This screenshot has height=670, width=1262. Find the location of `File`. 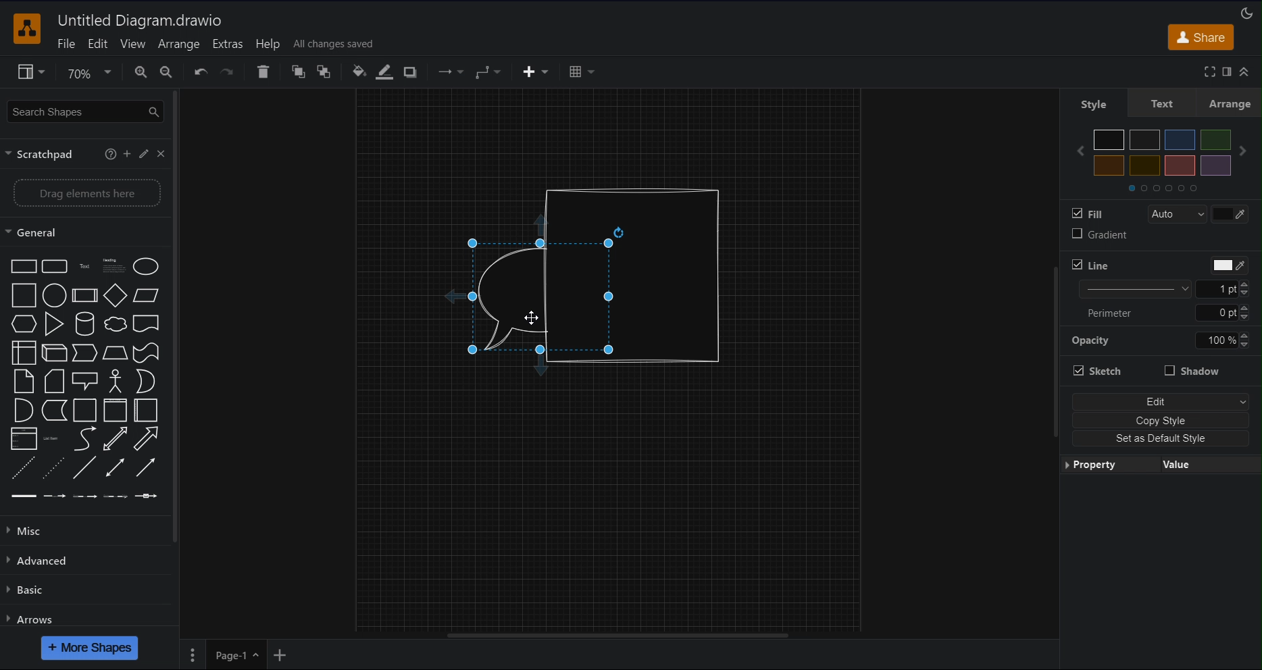

File is located at coordinates (65, 44).